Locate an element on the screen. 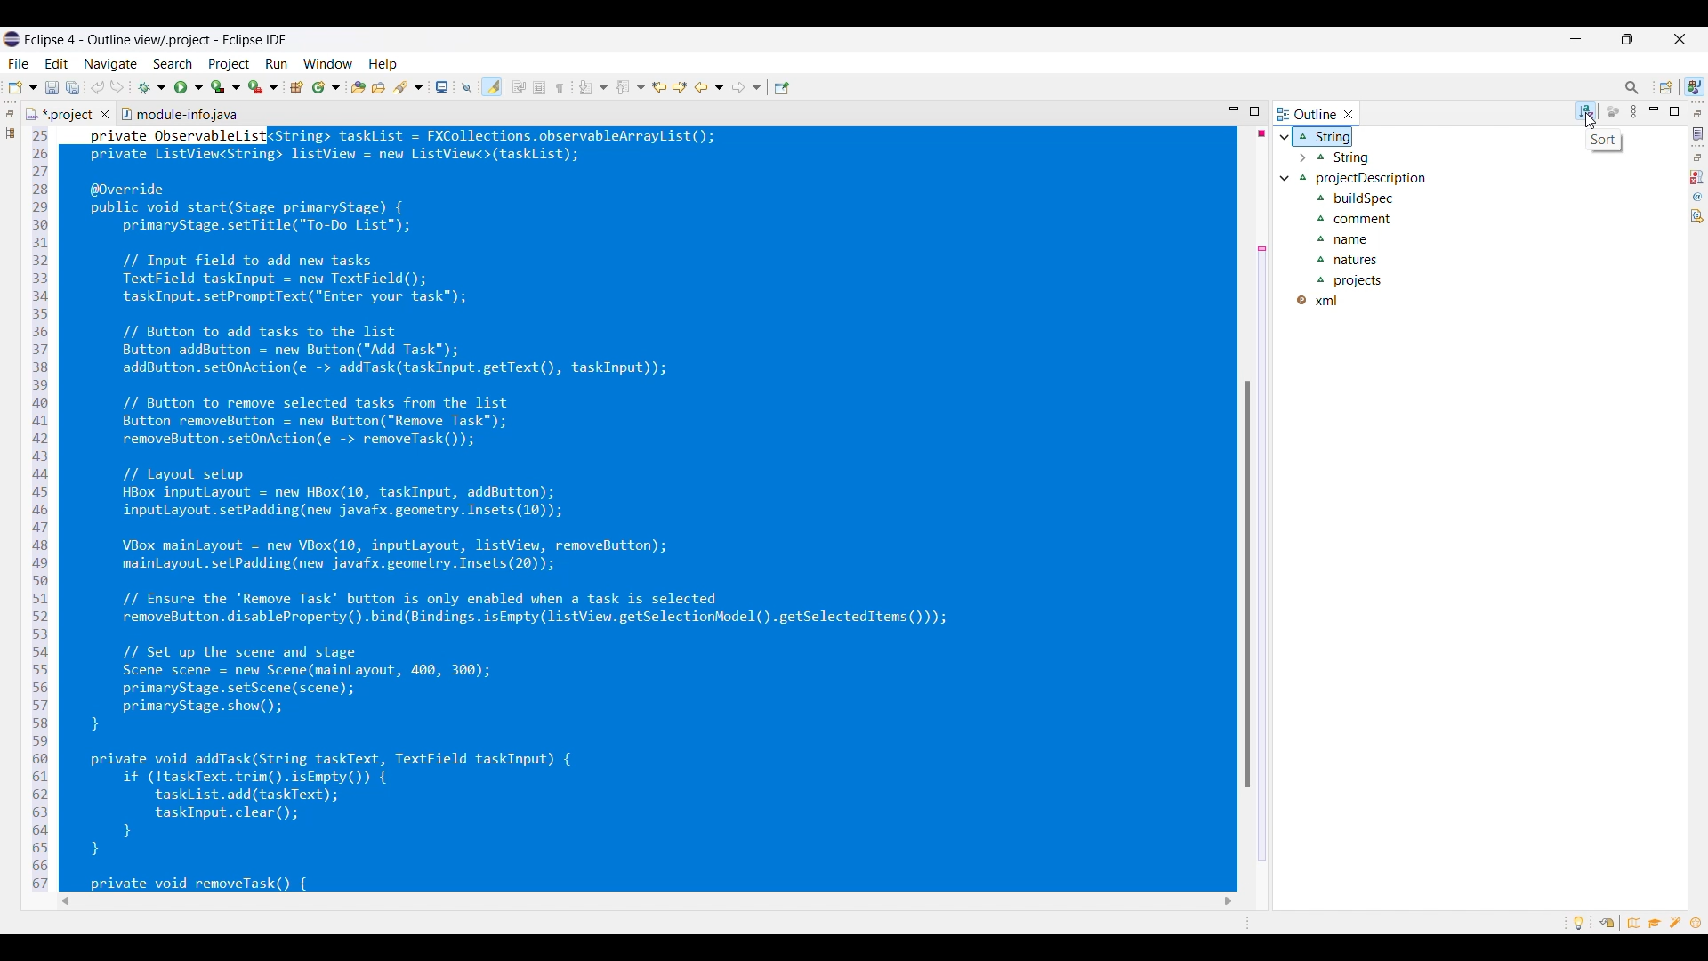 This screenshot has height=961, width=1708. Software logo is located at coordinates (12, 39).